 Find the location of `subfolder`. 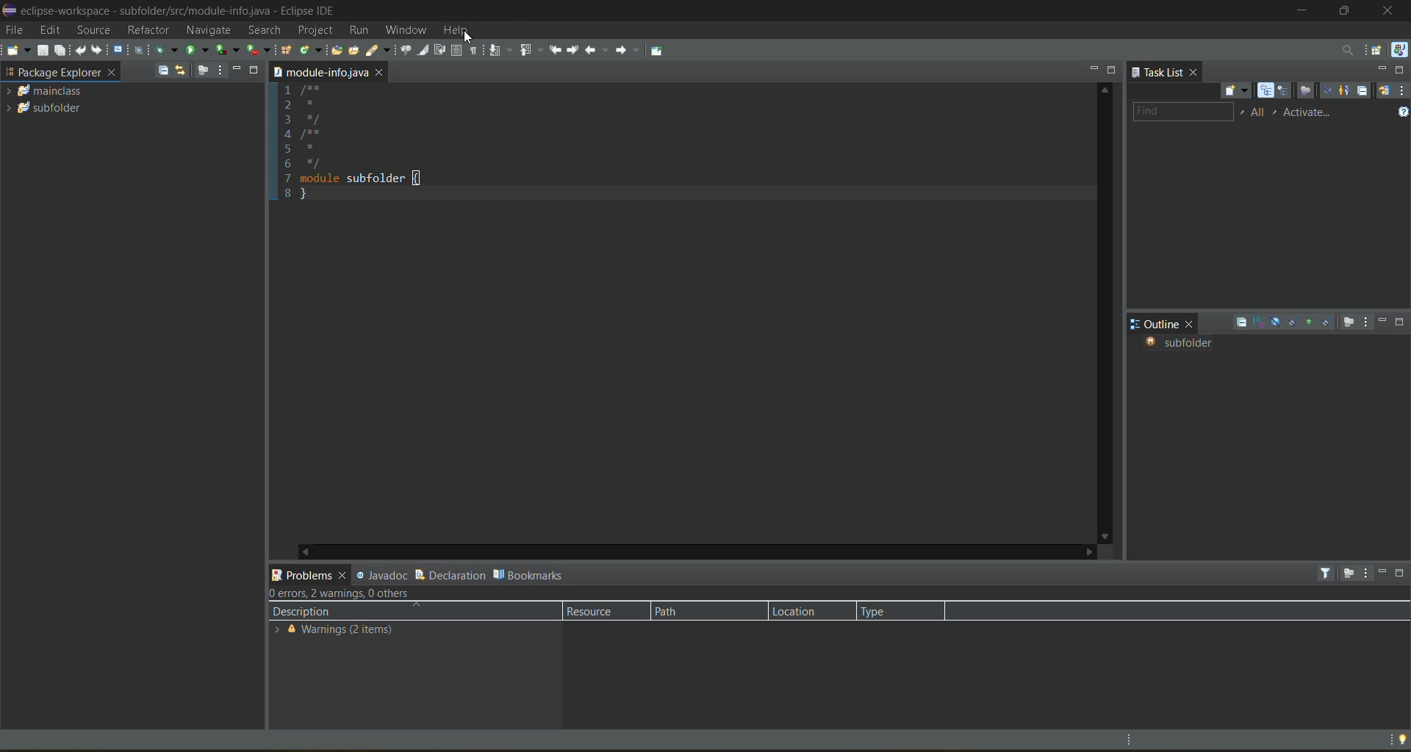

subfolder is located at coordinates (1187, 344).